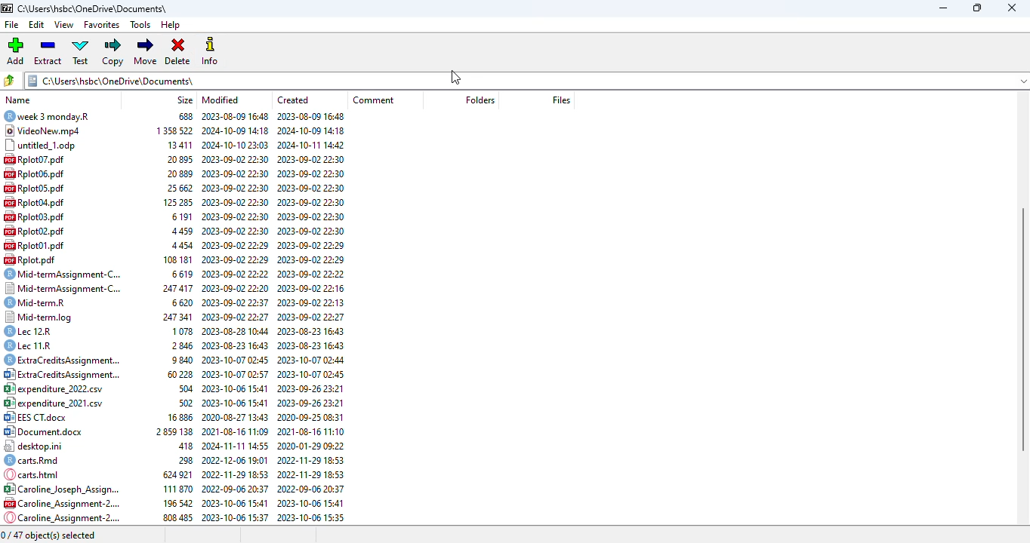 The height and width of the screenshot is (543, 1030). I want to click on lec 12r, so click(35, 331).